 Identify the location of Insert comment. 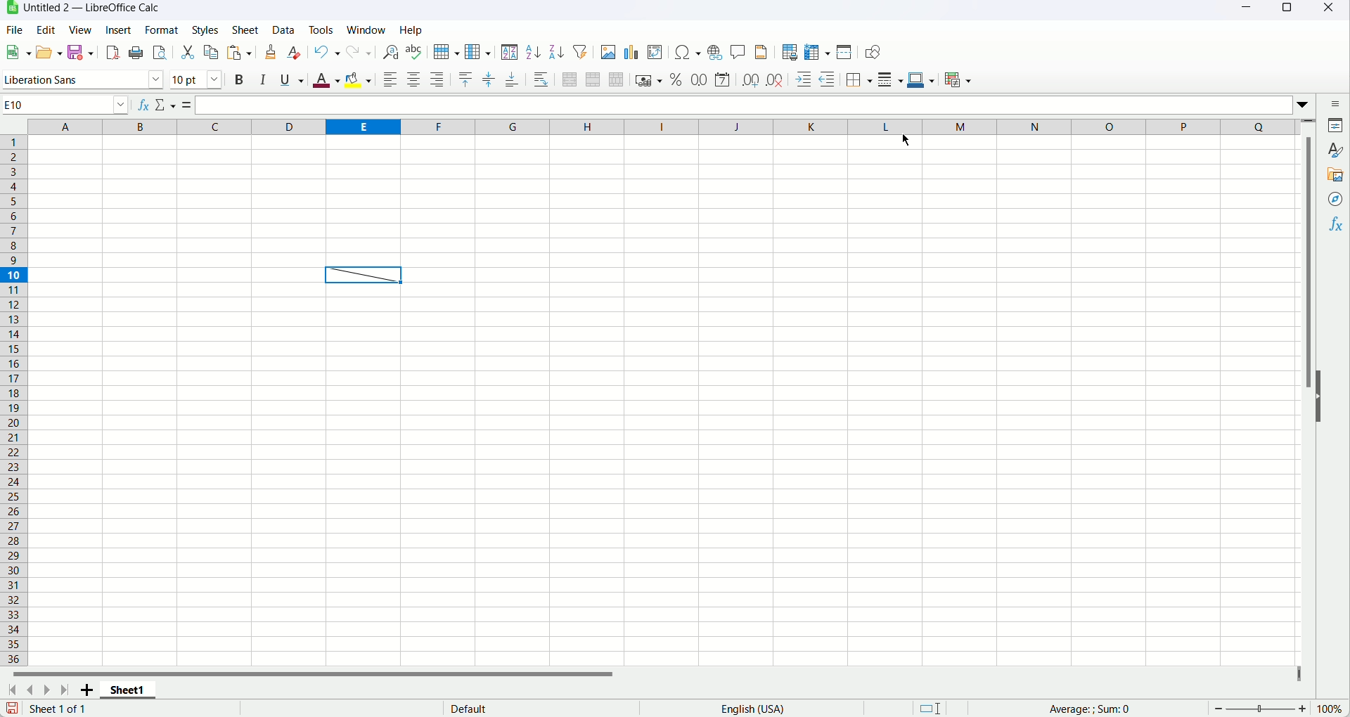
(738, 52).